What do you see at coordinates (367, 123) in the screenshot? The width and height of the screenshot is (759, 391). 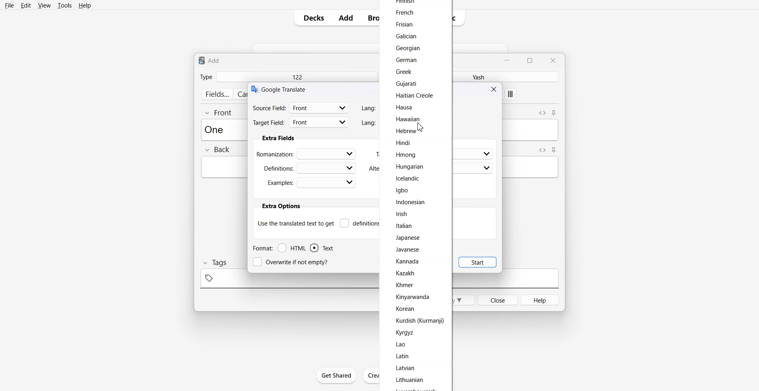 I see `Lang:` at bounding box center [367, 123].